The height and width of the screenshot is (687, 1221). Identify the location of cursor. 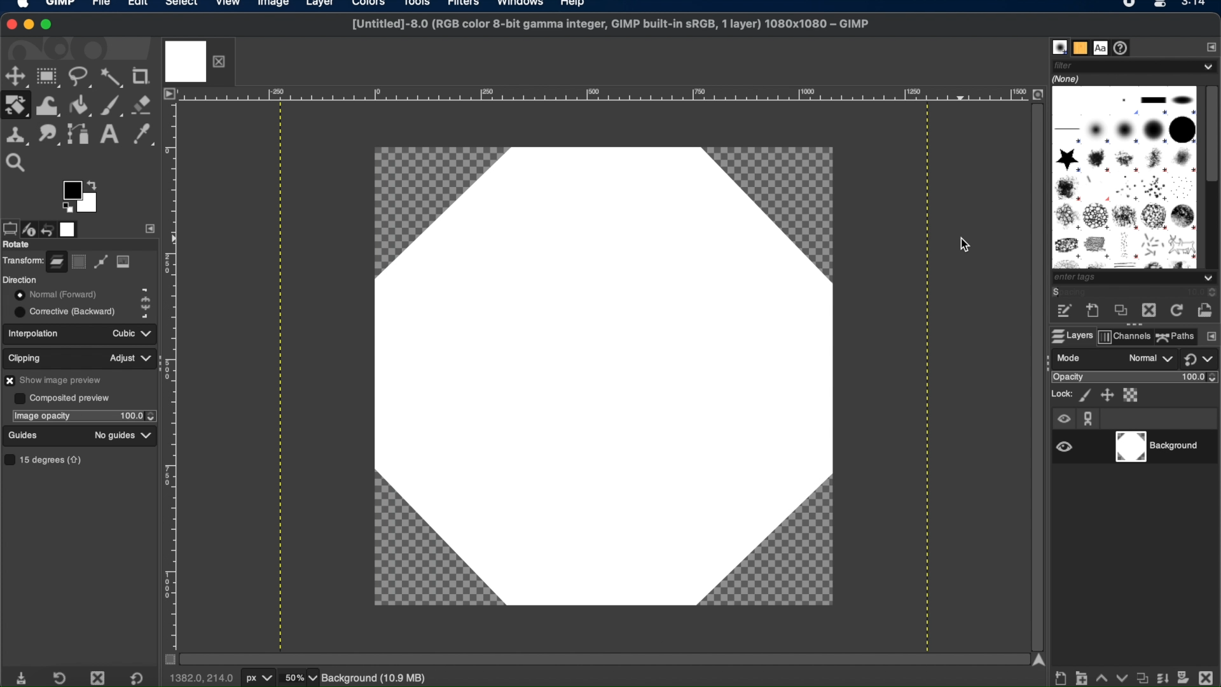
(965, 246).